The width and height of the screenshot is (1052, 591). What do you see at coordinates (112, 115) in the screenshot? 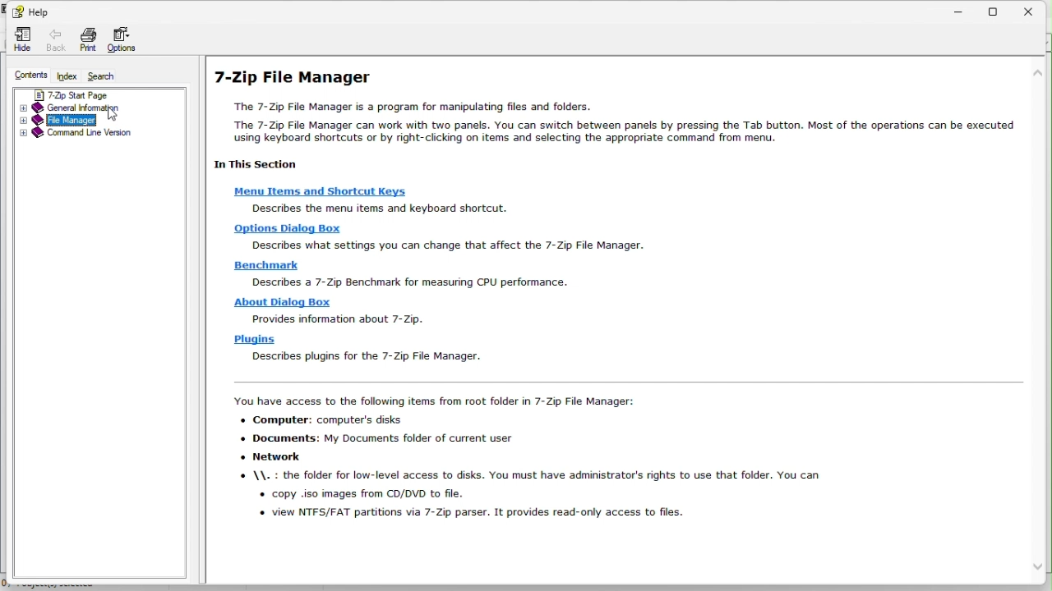
I see `cursor` at bounding box center [112, 115].